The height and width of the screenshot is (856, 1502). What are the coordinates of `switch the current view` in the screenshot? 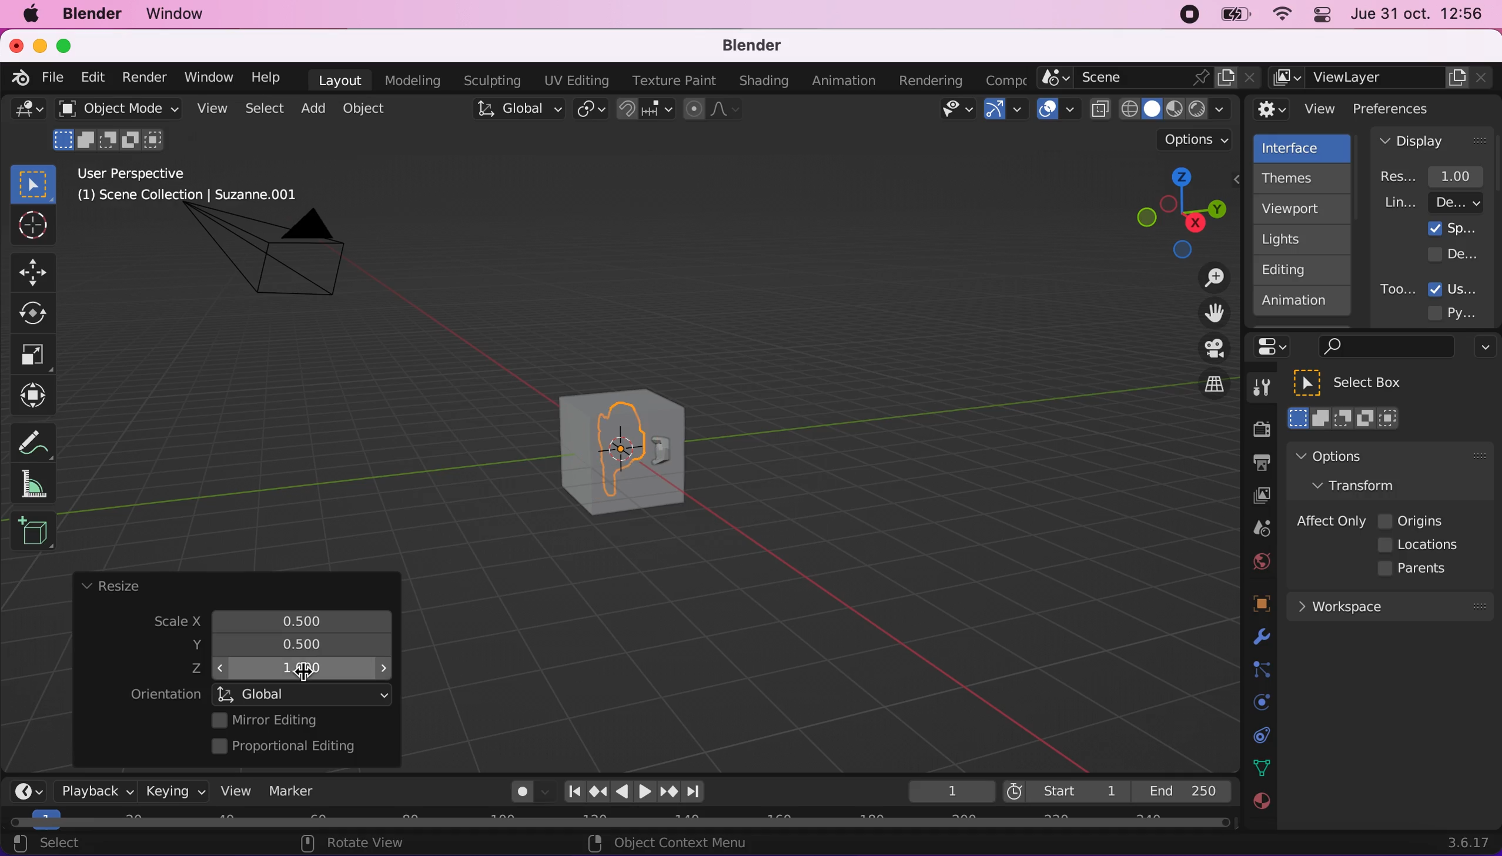 It's located at (1202, 394).